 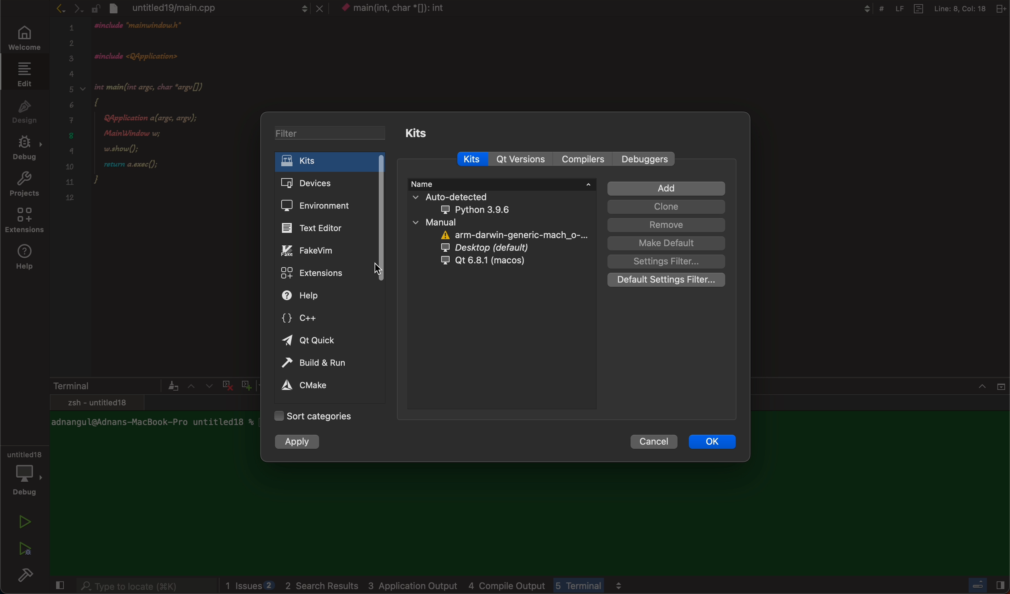 I want to click on setting, so click(x=318, y=386).